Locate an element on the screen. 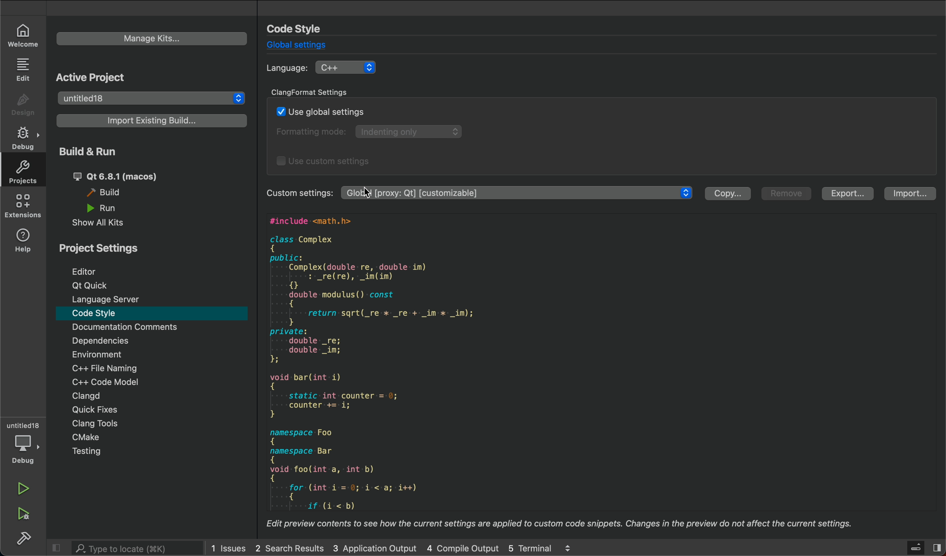 This screenshot has height=556, width=946. Project setting  is located at coordinates (102, 248).